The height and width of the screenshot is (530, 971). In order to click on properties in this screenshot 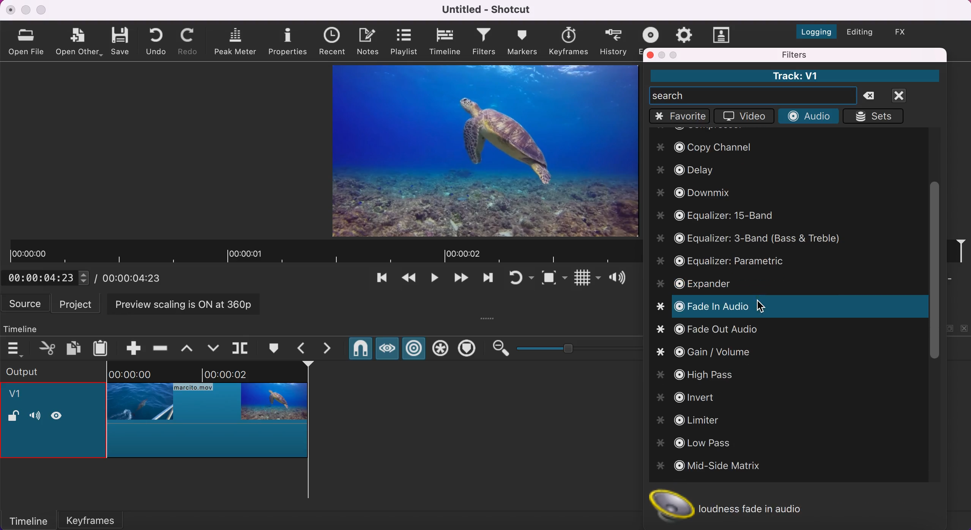, I will do `click(289, 41)`.